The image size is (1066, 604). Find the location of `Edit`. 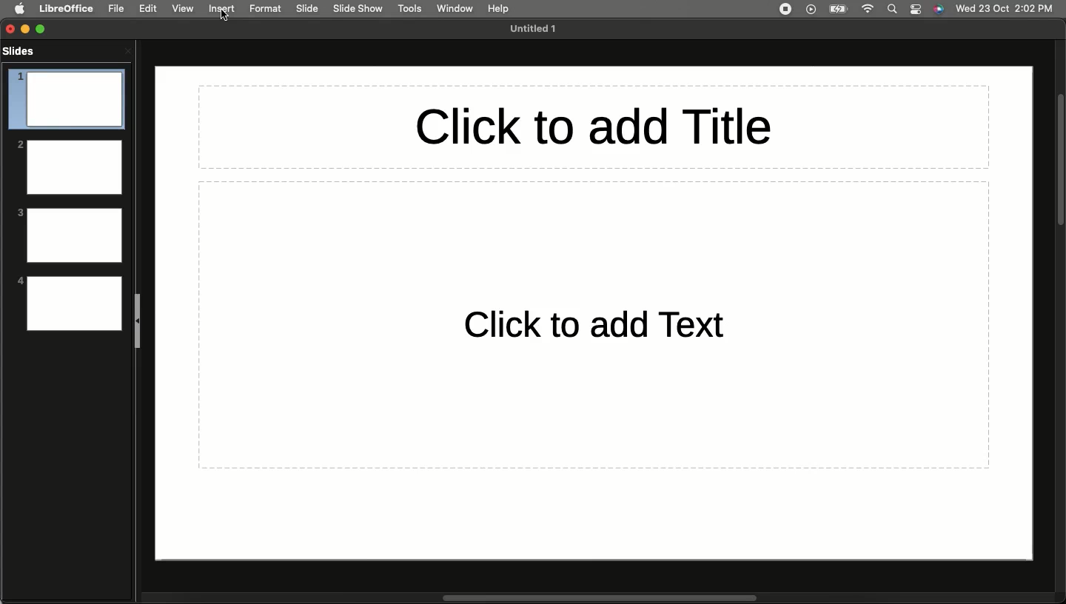

Edit is located at coordinates (147, 9).